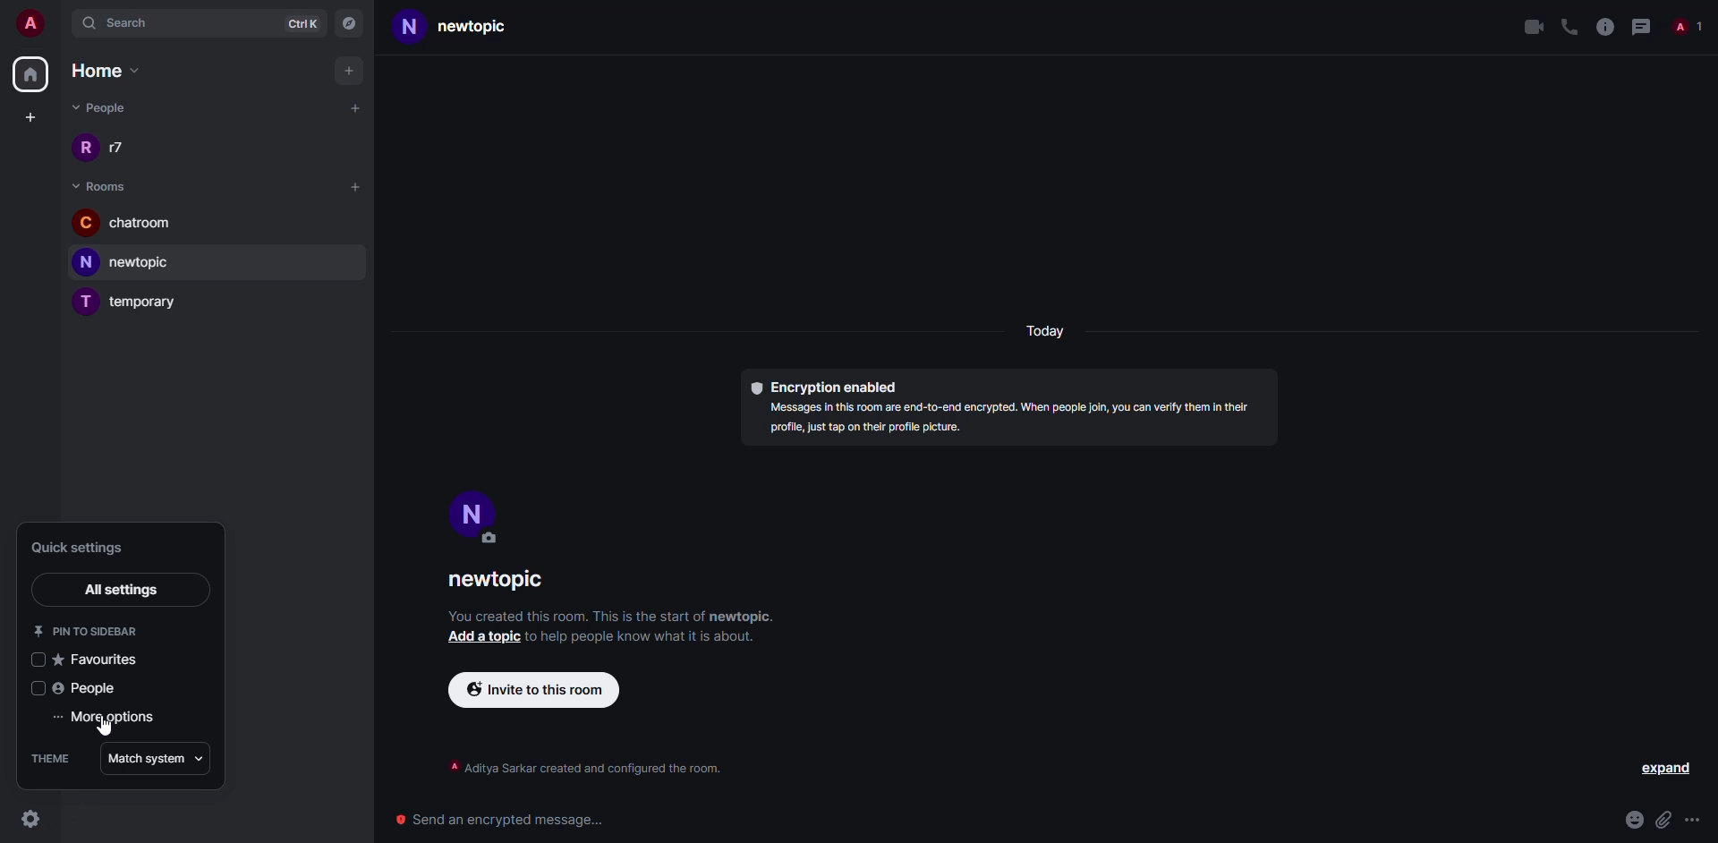 Image resolution: width=1718 pixels, height=843 pixels. What do you see at coordinates (1687, 26) in the screenshot?
I see `people` at bounding box center [1687, 26].